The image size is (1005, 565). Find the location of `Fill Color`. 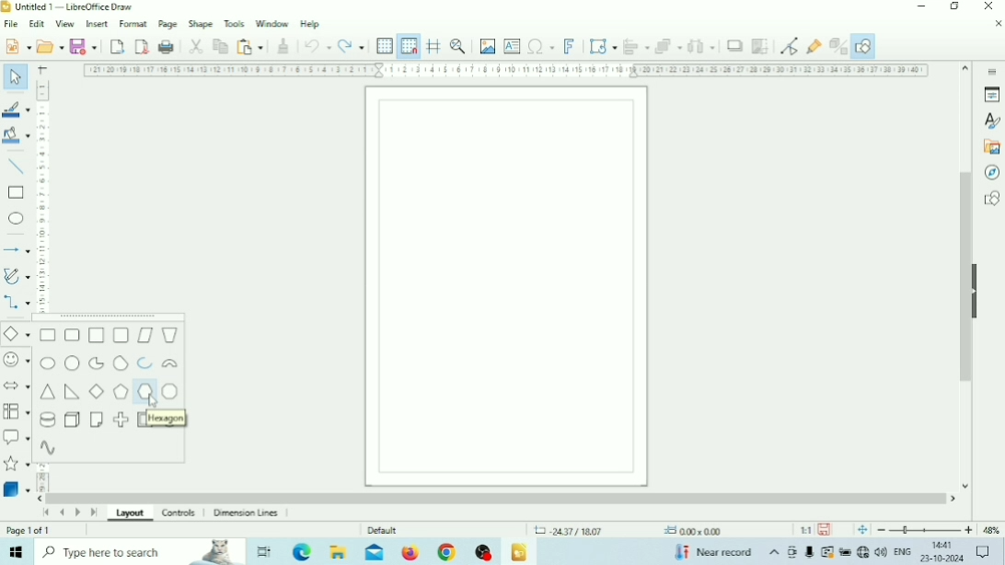

Fill Color is located at coordinates (16, 134).